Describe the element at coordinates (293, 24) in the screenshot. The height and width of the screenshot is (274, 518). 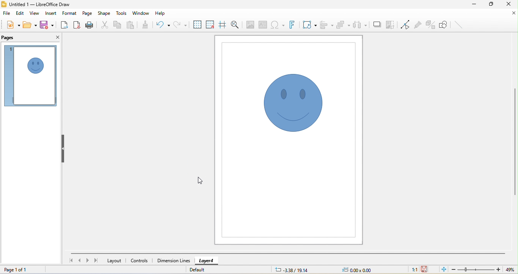
I see `font work text` at that location.